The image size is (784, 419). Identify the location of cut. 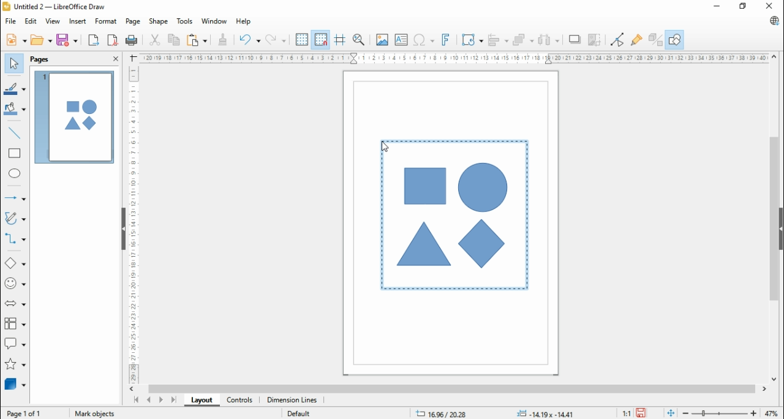
(154, 40).